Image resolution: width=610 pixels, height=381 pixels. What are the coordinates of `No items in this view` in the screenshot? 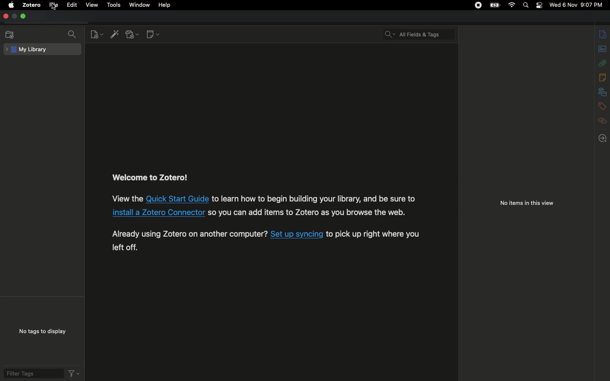 It's located at (526, 204).